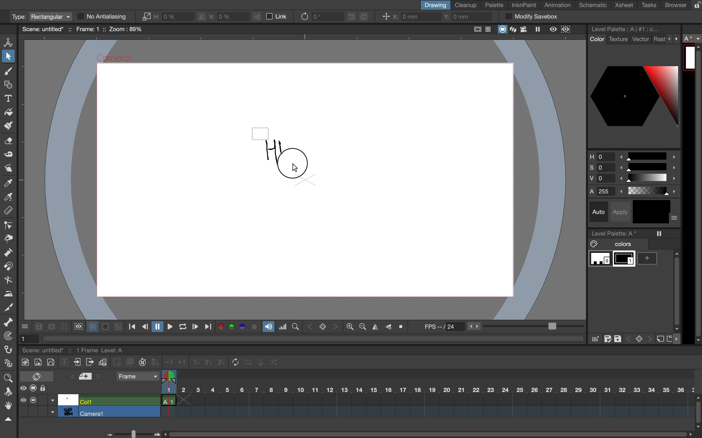  Describe the element at coordinates (634, 96) in the screenshot. I see `color palettes` at that location.